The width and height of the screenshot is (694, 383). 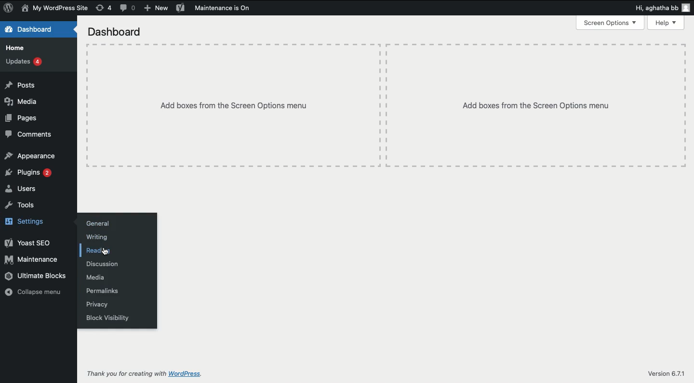 What do you see at coordinates (94, 237) in the screenshot?
I see `writing` at bounding box center [94, 237].